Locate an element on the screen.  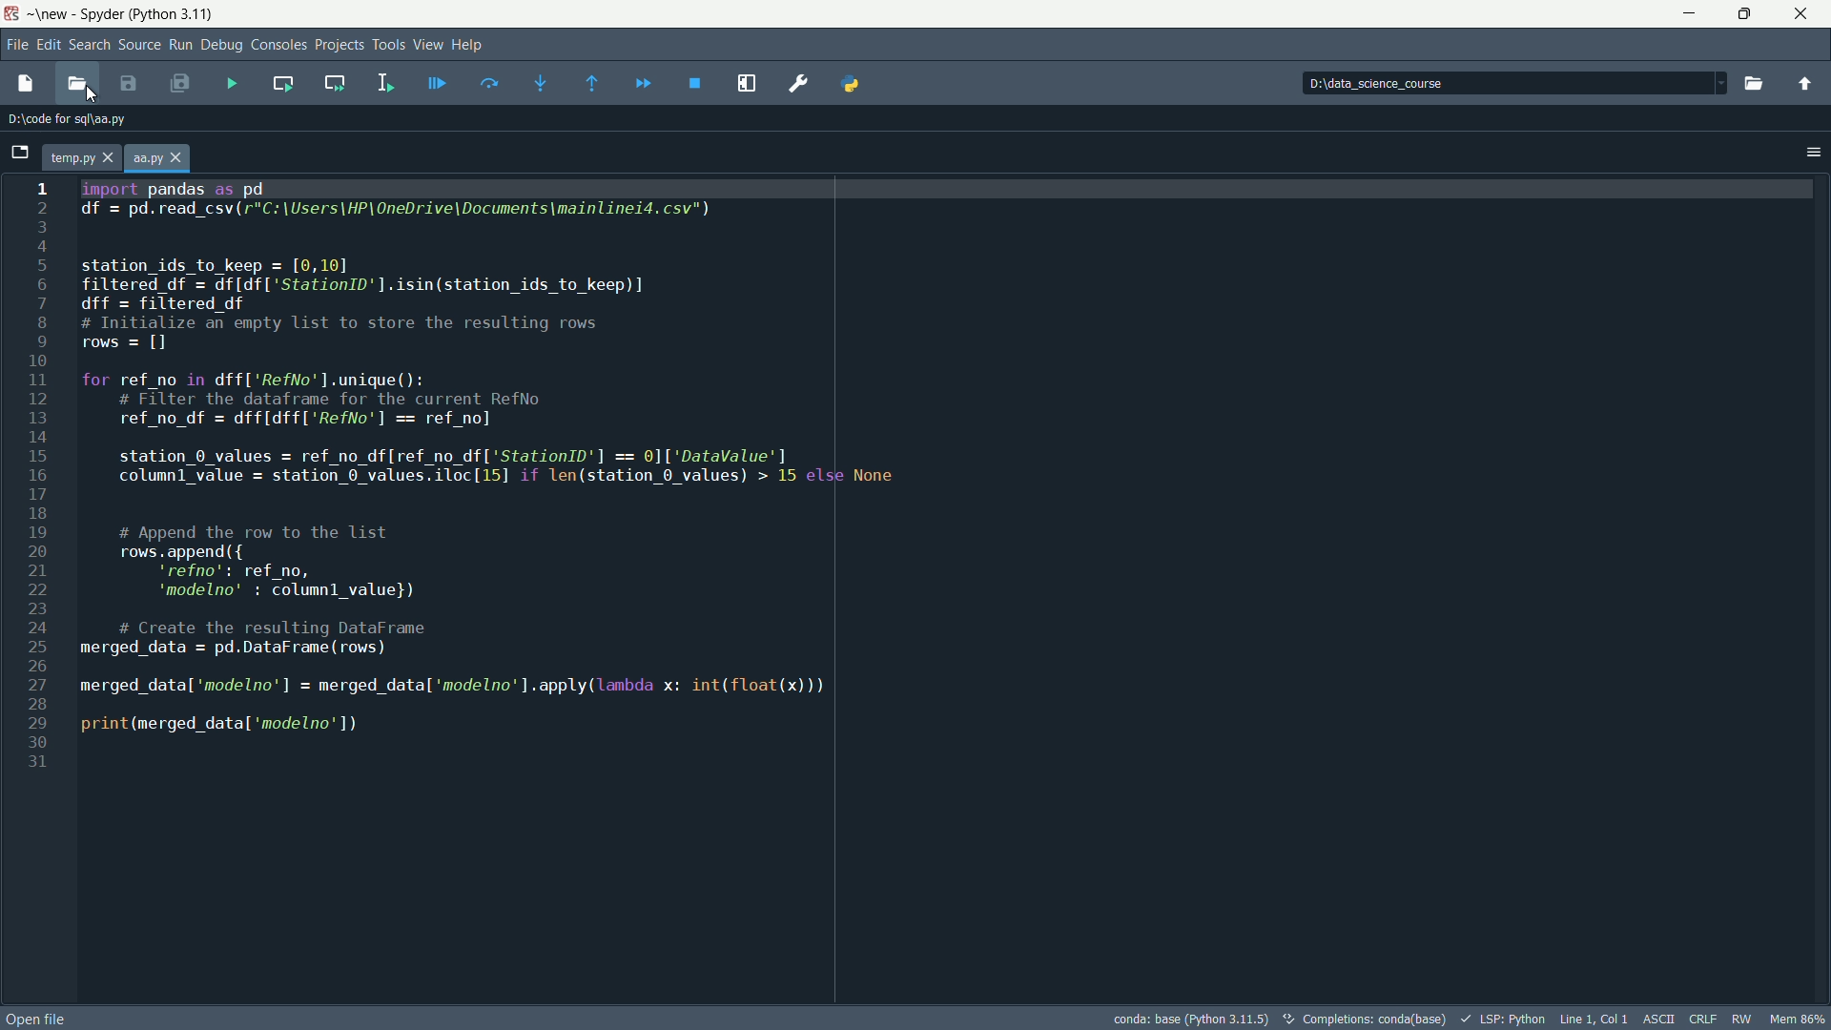
text is located at coordinates (1362, 1020).